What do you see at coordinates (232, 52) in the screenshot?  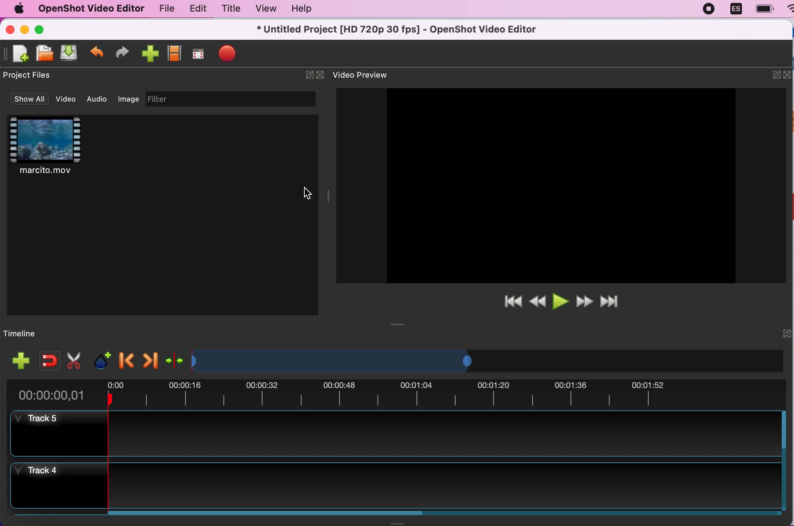 I see `export files` at bounding box center [232, 52].